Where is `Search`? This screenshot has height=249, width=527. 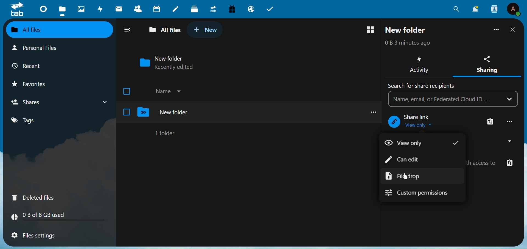 Search is located at coordinates (455, 9).